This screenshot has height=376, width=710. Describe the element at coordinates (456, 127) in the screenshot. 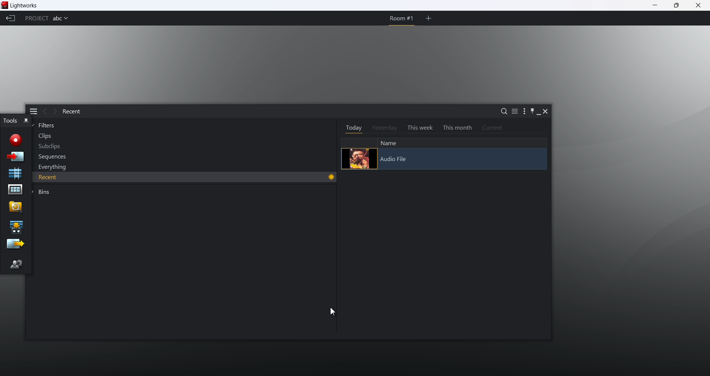

I see `this month` at that location.